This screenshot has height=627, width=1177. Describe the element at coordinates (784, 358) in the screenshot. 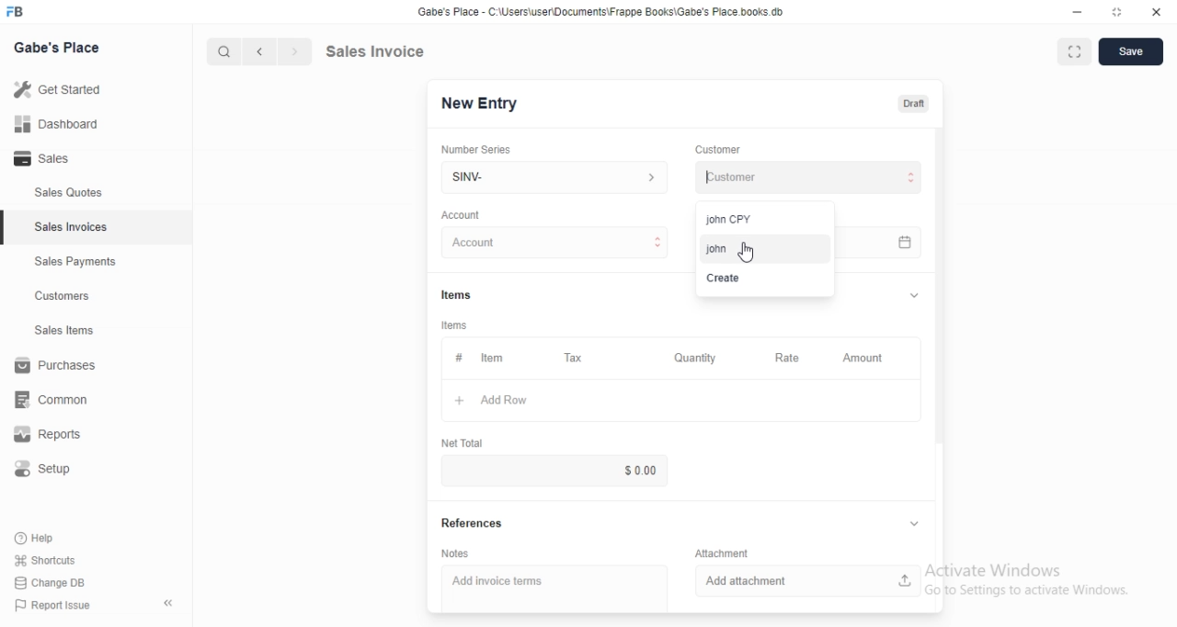

I see `Rate` at that location.